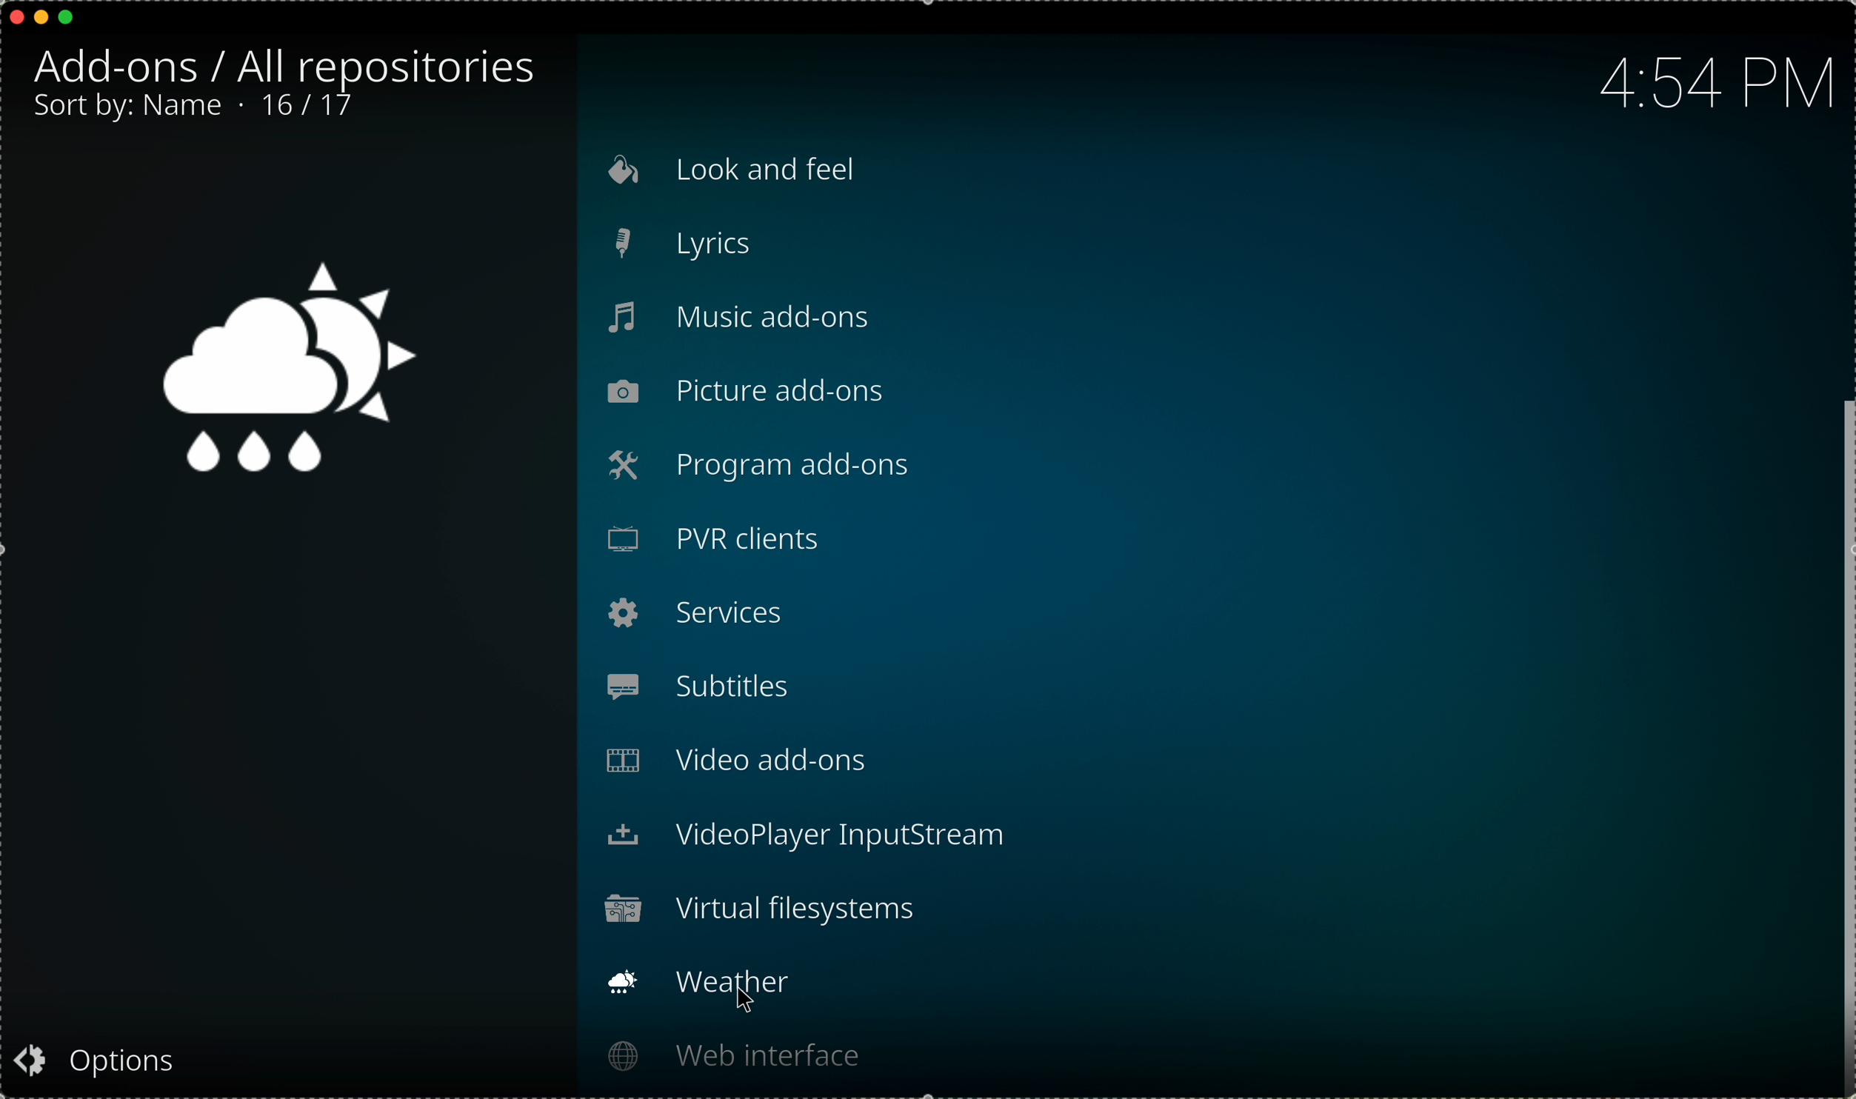  I want to click on close, so click(12, 17).